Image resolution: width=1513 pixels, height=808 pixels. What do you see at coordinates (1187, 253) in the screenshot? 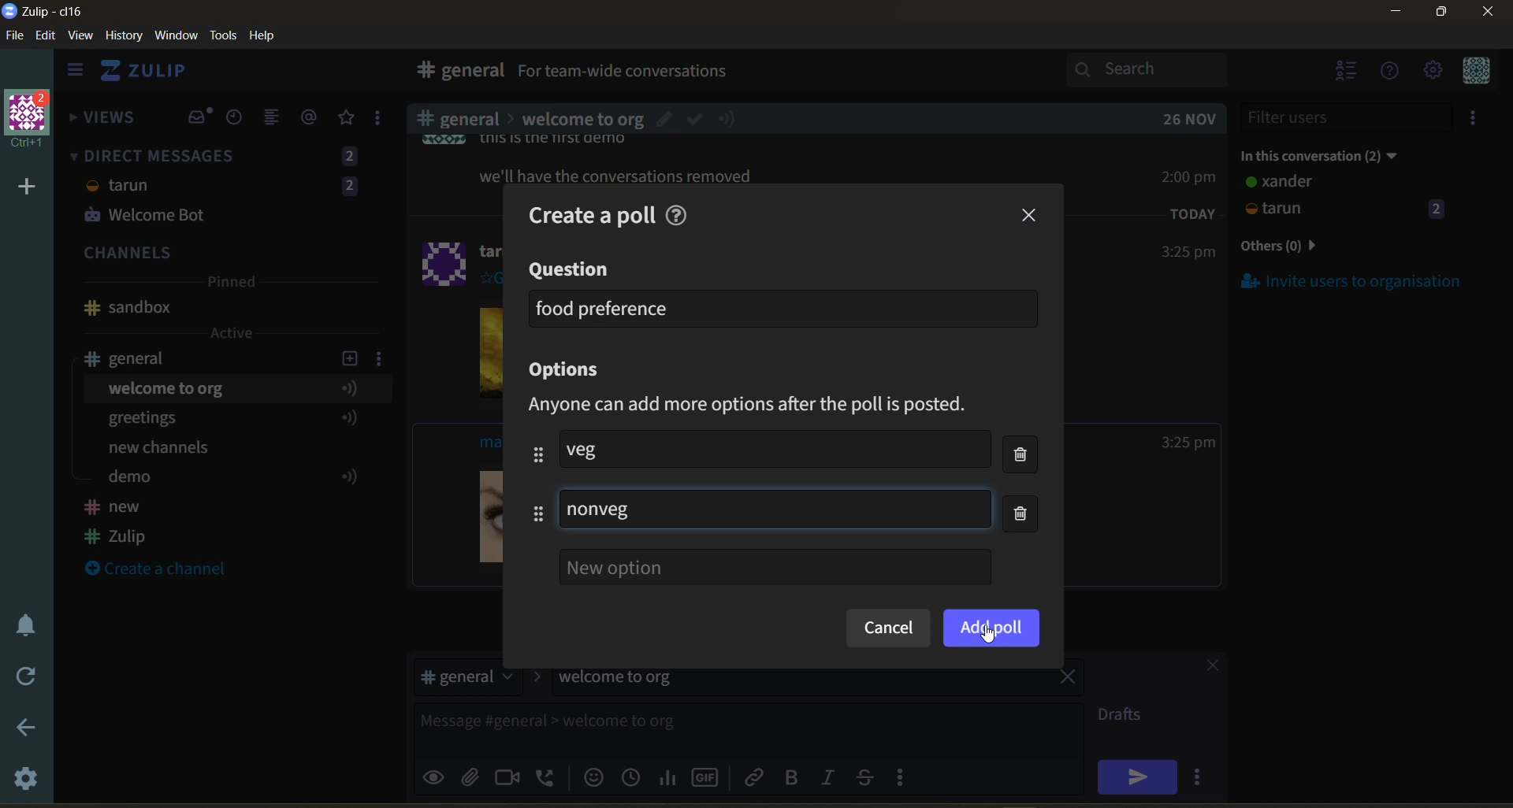
I see `3:25 pm` at bounding box center [1187, 253].